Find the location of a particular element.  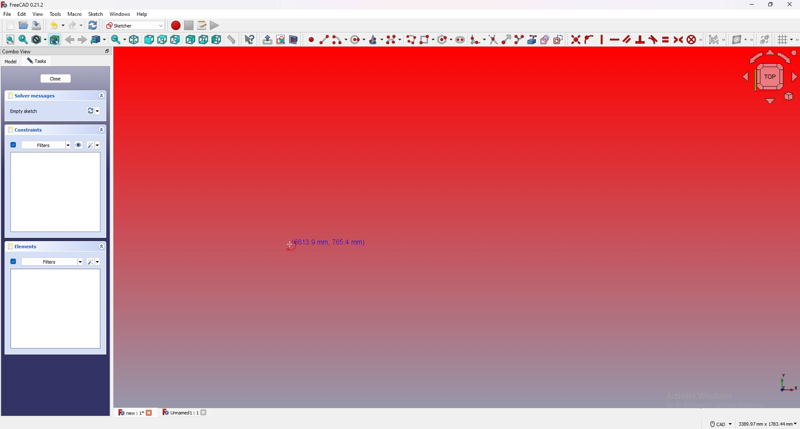

refresh is located at coordinates (93, 25).